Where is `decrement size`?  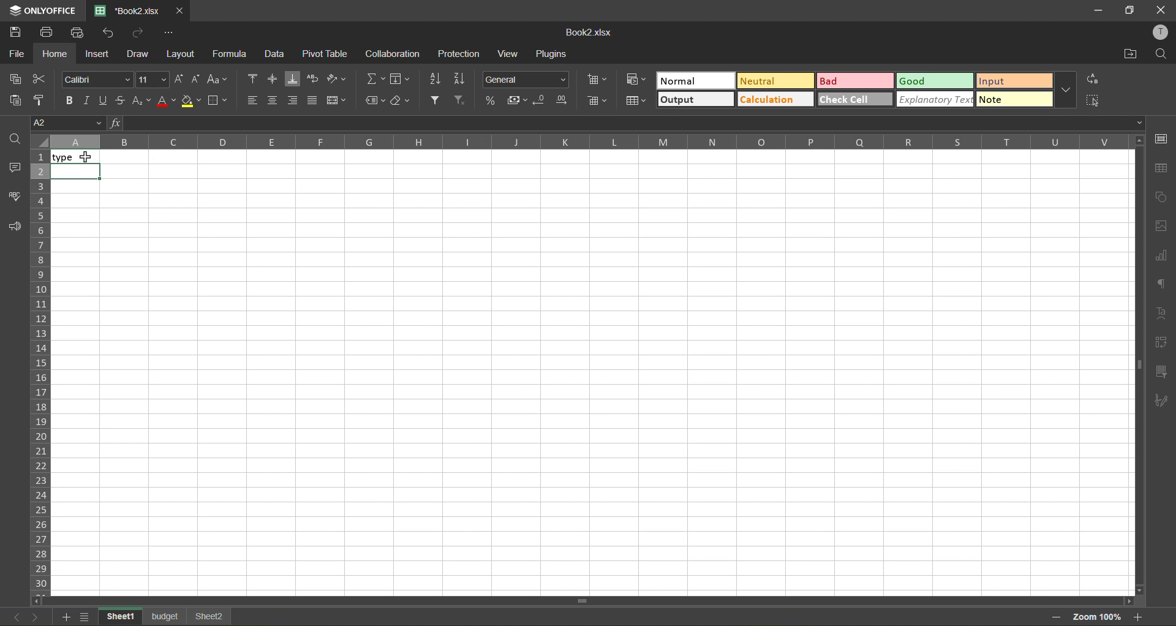
decrement size is located at coordinates (197, 78).